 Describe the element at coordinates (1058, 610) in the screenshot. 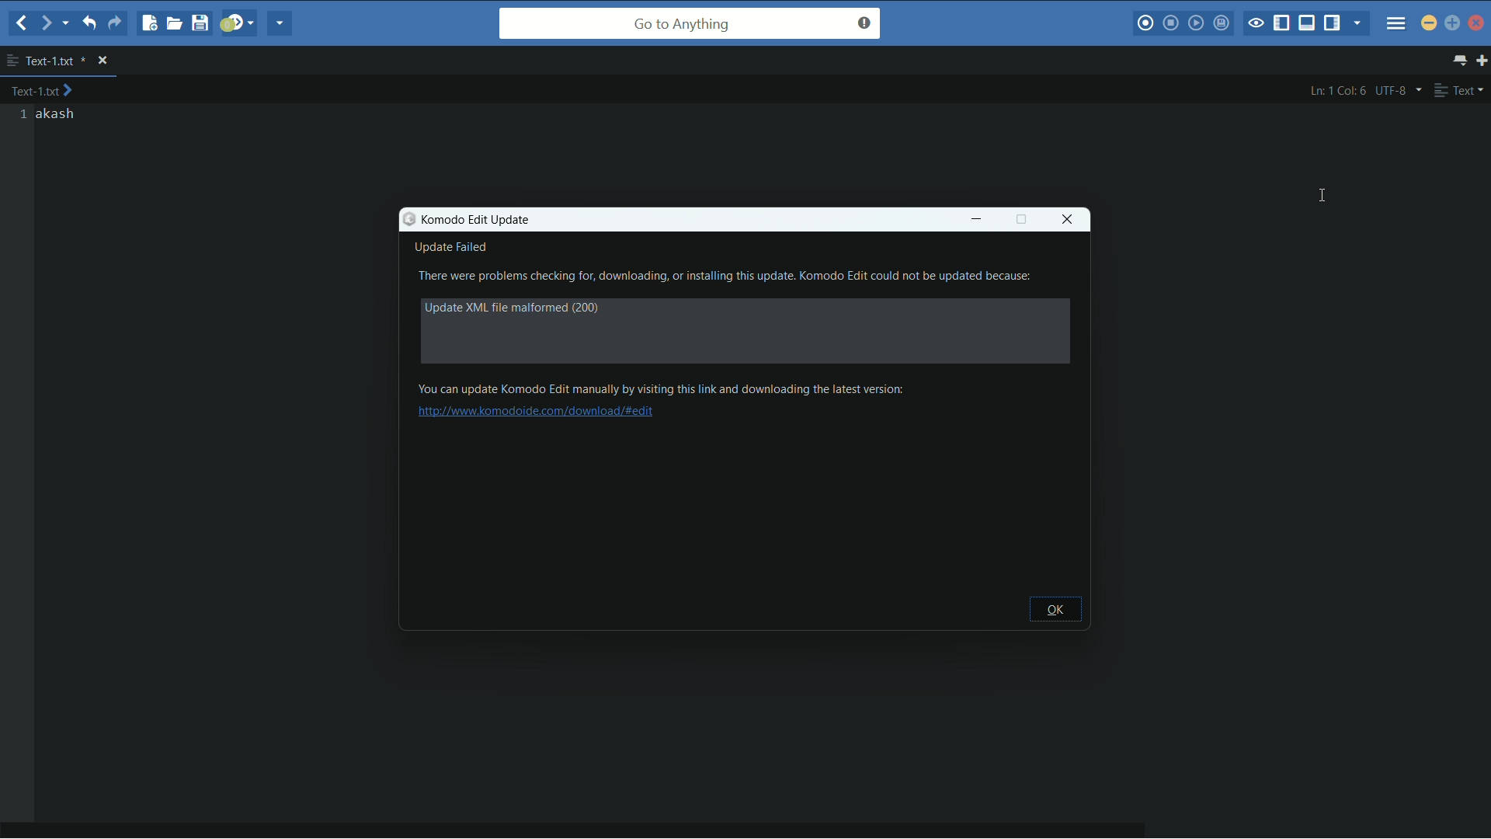

I see `ok` at that location.